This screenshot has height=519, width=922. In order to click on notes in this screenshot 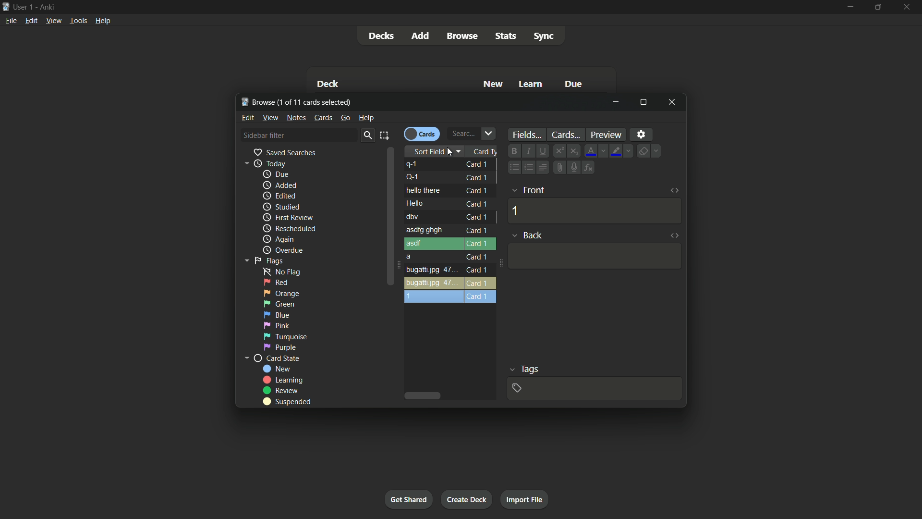, I will do `click(295, 118)`.